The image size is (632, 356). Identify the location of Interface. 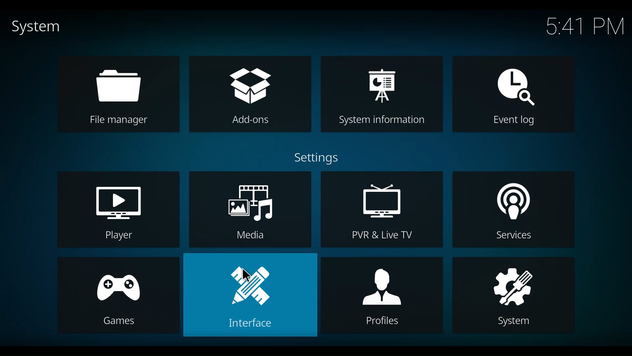
(250, 295).